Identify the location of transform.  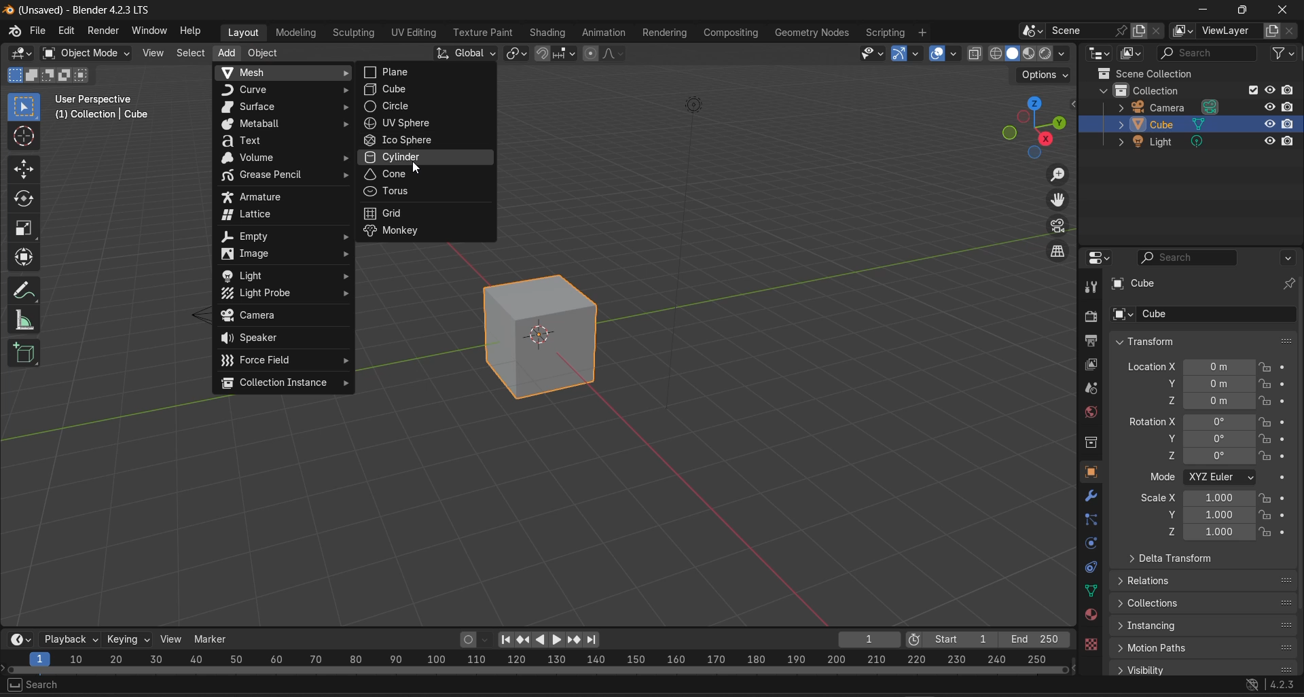
(1197, 341).